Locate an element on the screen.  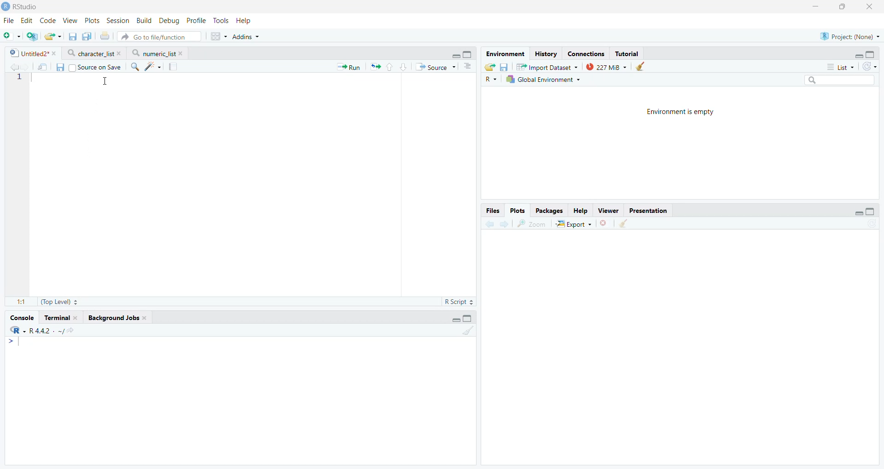
Packages is located at coordinates (550, 211).